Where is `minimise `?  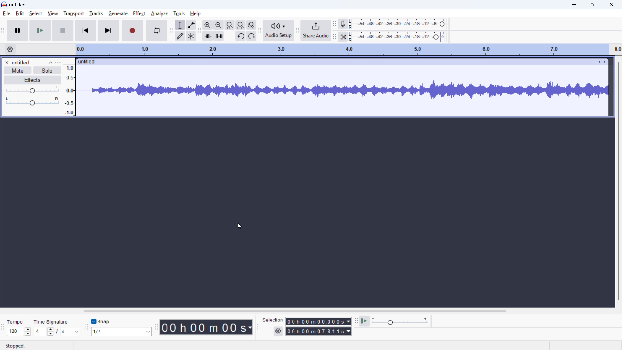 minimise  is located at coordinates (573, 5).